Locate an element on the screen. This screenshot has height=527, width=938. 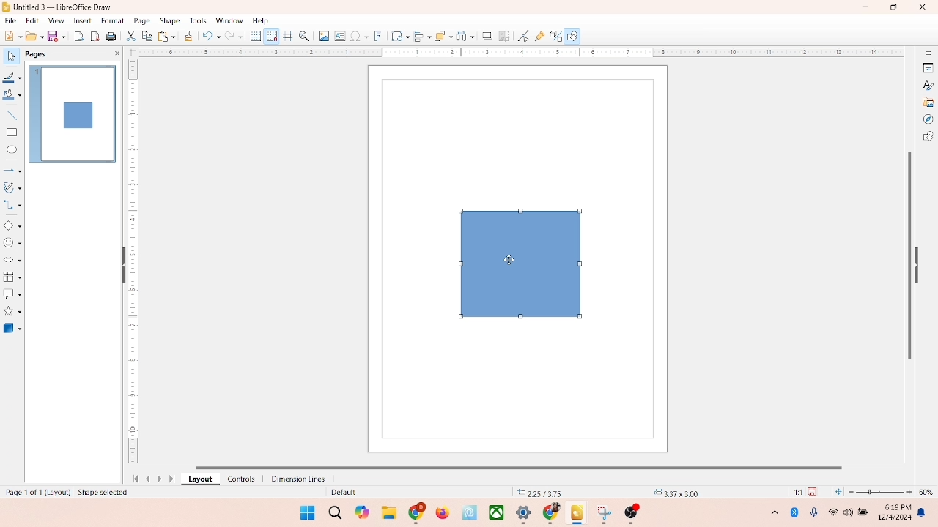
helplines is located at coordinates (287, 37).